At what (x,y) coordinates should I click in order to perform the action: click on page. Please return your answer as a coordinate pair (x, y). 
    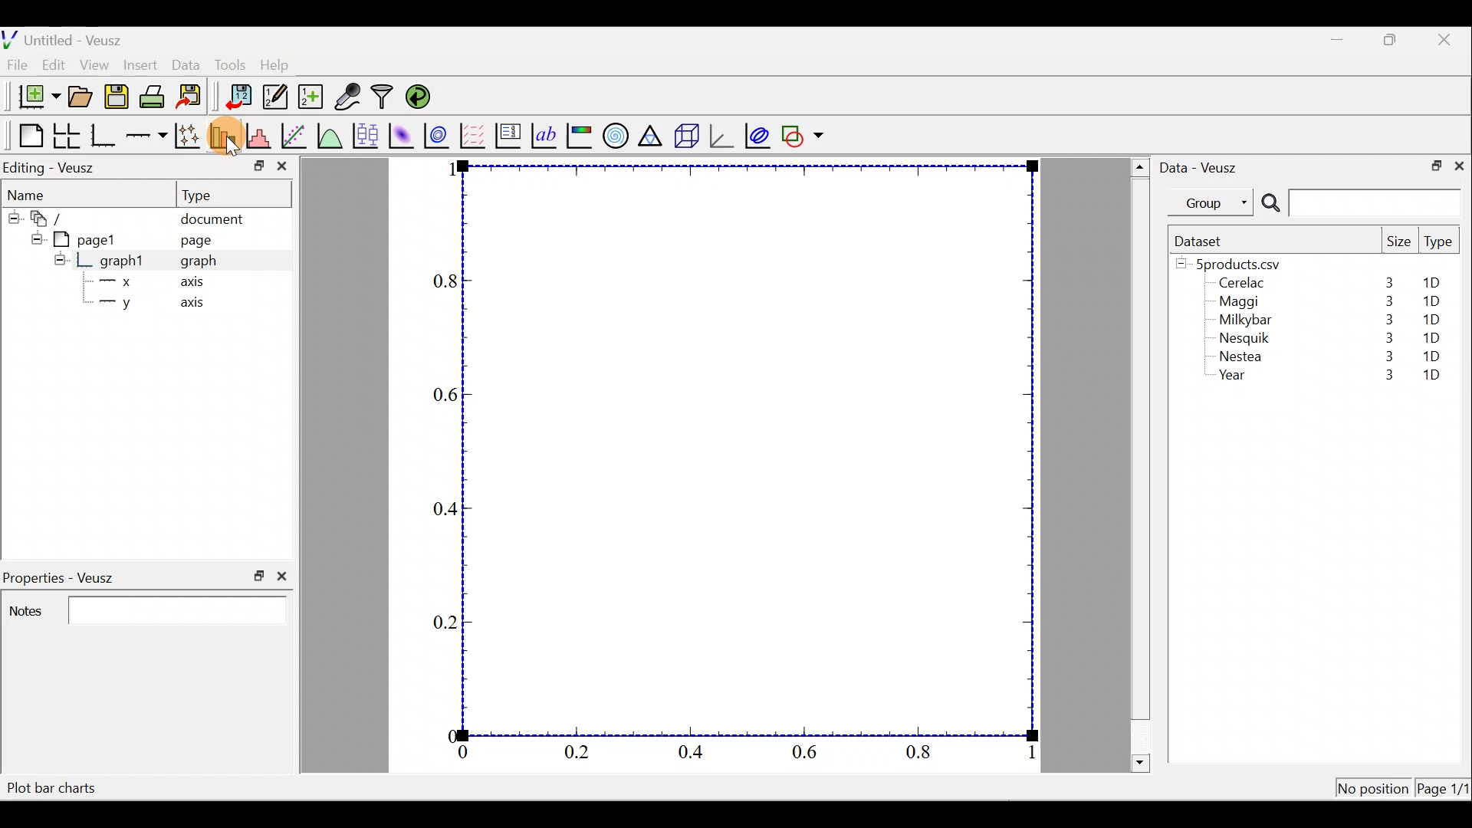
    Looking at the image, I should click on (195, 239).